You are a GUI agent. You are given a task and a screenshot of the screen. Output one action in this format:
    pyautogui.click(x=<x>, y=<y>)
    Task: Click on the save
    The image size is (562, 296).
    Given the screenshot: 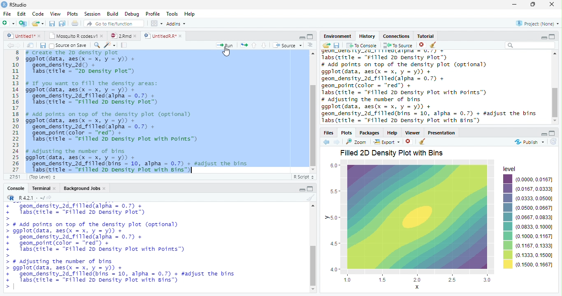 What is the action you would take?
    pyautogui.click(x=43, y=46)
    